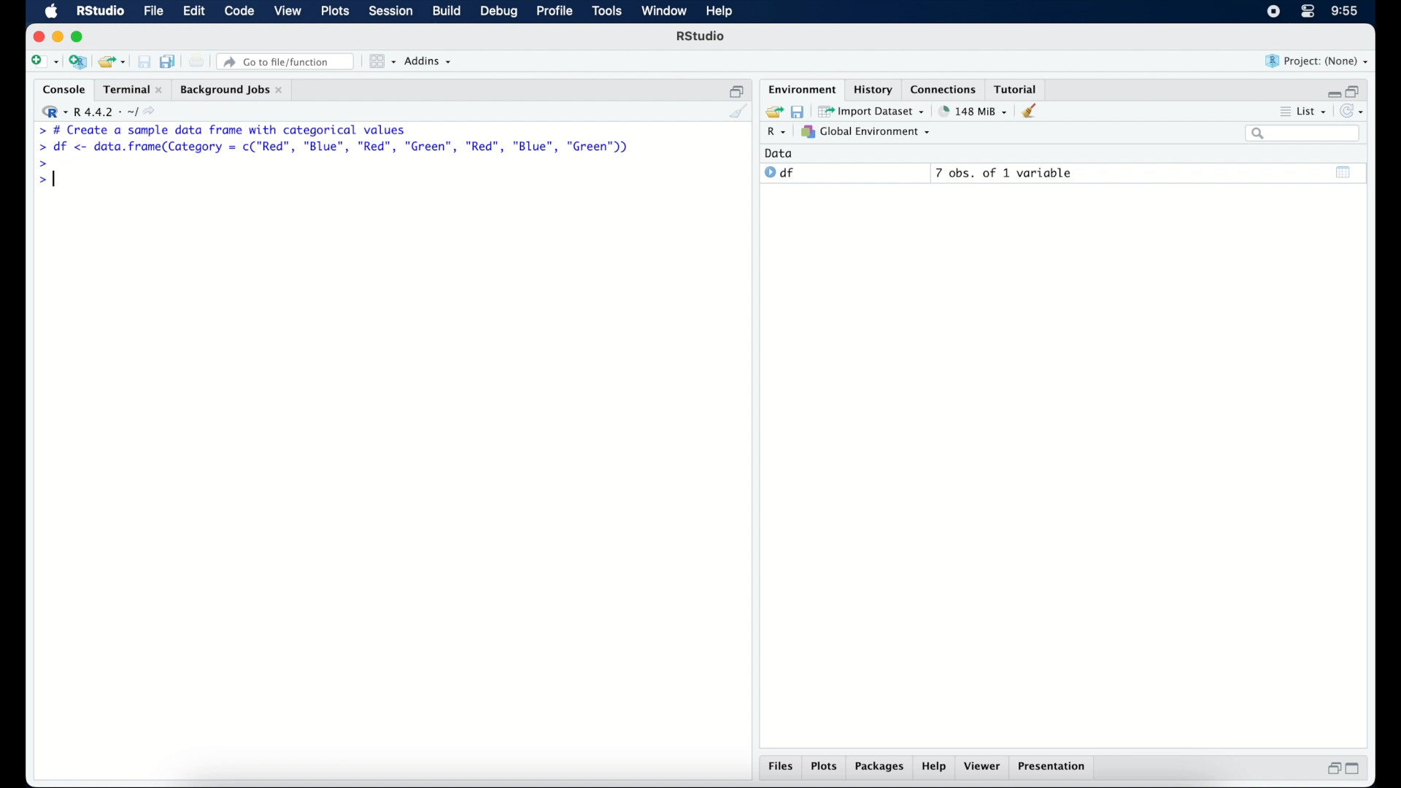  What do you see at coordinates (945, 88) in the screenshot?
I see `connections` at bounding box center [945, 88].